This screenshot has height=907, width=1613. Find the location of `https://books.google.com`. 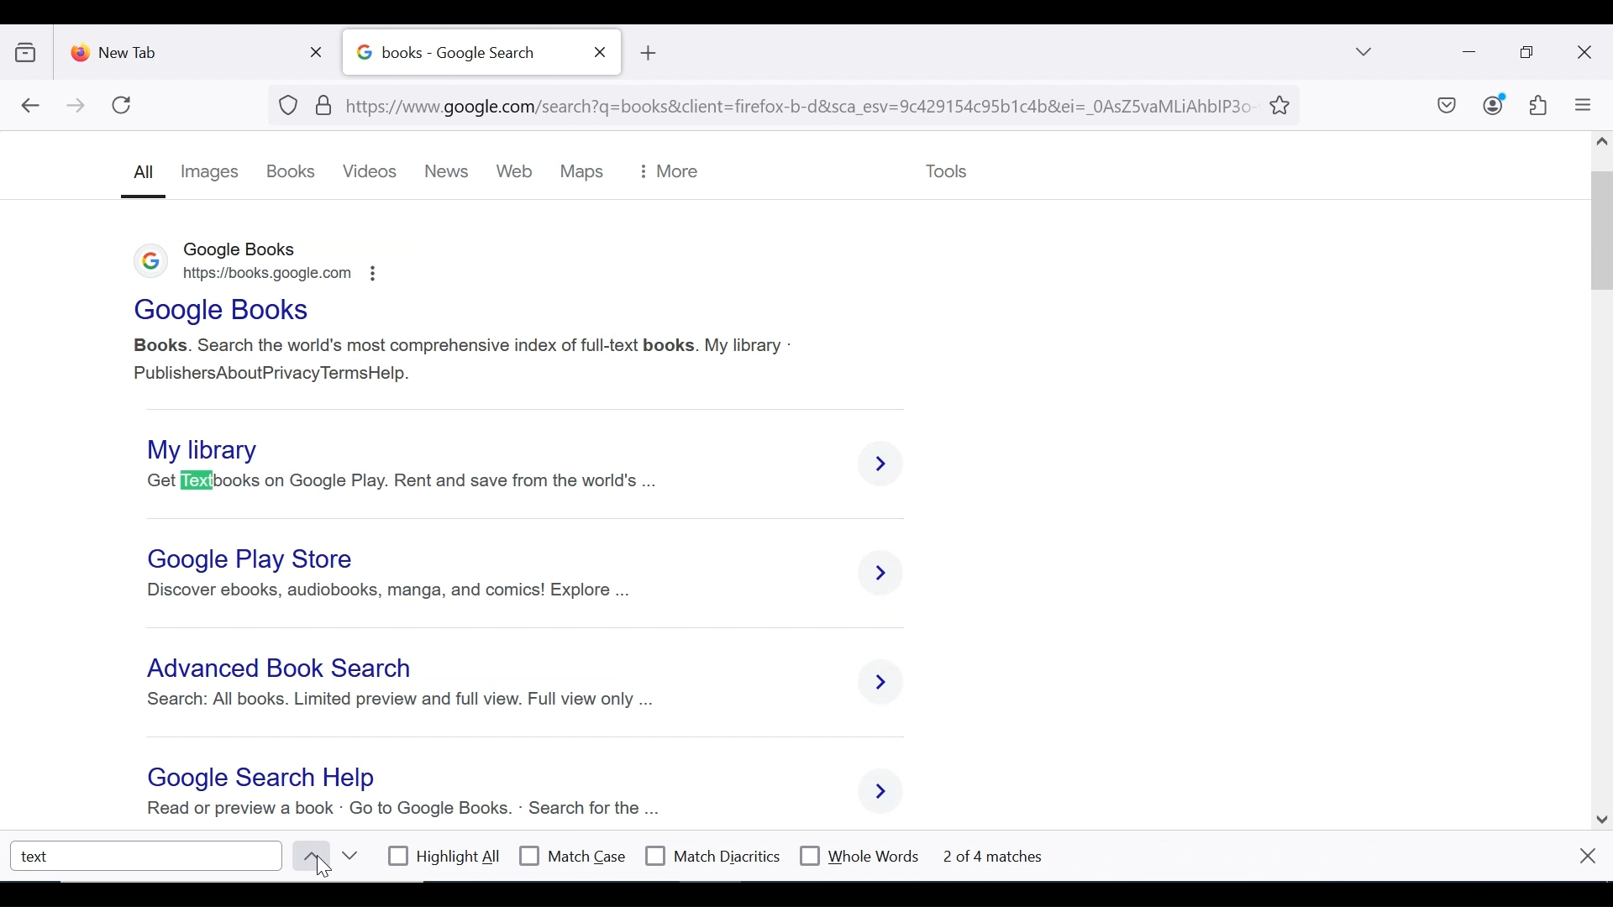

https://books.google.com is located at coordinates (276, 277).